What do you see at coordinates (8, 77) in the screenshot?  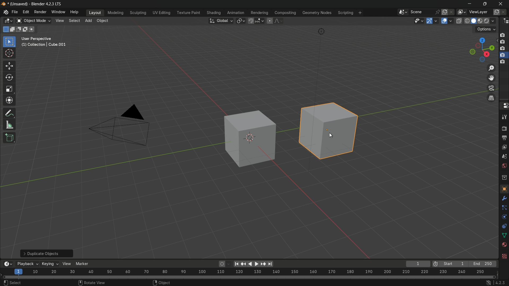 I see `rotate` at bounding box center [8, 77].